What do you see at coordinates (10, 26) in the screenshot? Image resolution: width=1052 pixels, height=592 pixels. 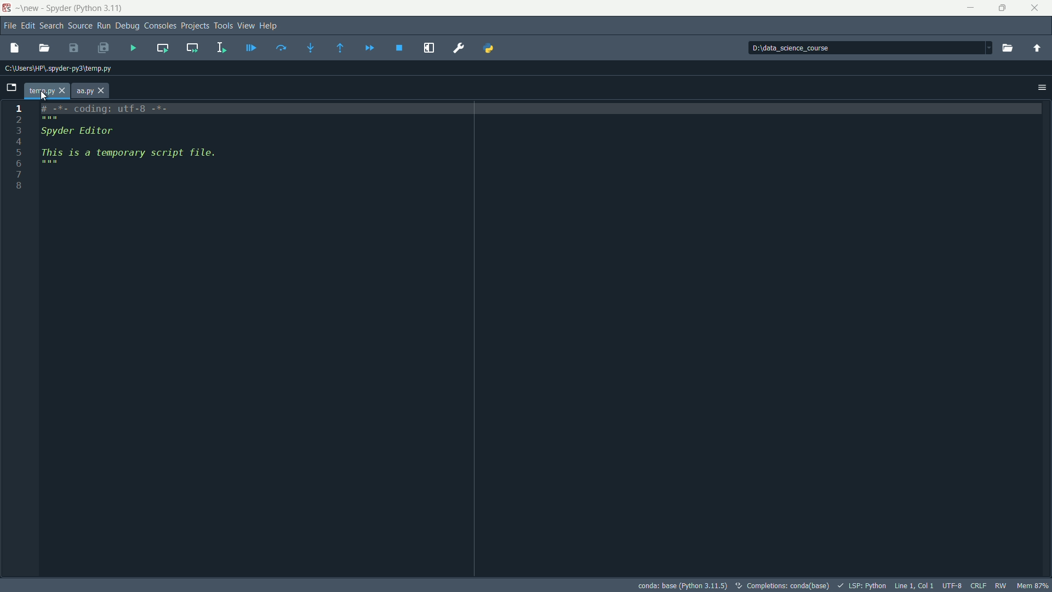 I see `file menu` at bounding box center [10, 26].